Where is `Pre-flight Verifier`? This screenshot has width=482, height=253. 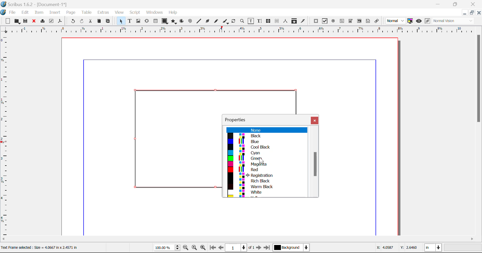
Pre-flight Verifier is located at coordinates (51, 21).